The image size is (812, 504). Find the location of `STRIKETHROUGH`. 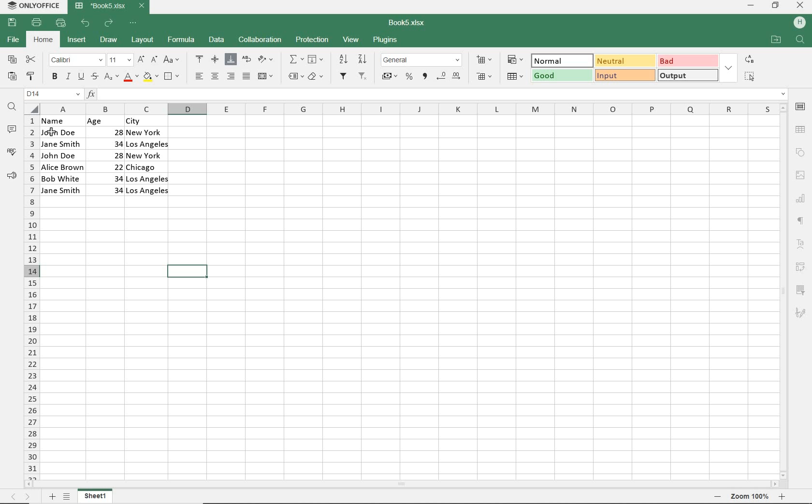

STRIKETHROUGH is located at coordinates (94, 76).